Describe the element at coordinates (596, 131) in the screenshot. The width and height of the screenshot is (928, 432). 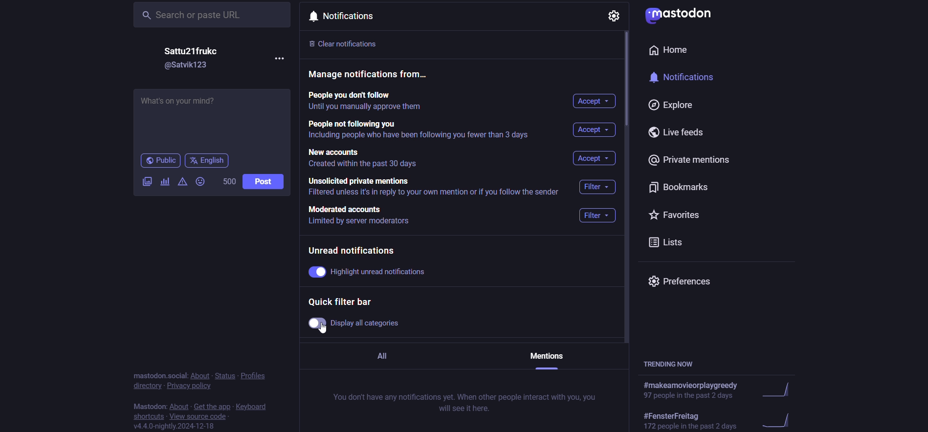
I see `Accept` at that location.